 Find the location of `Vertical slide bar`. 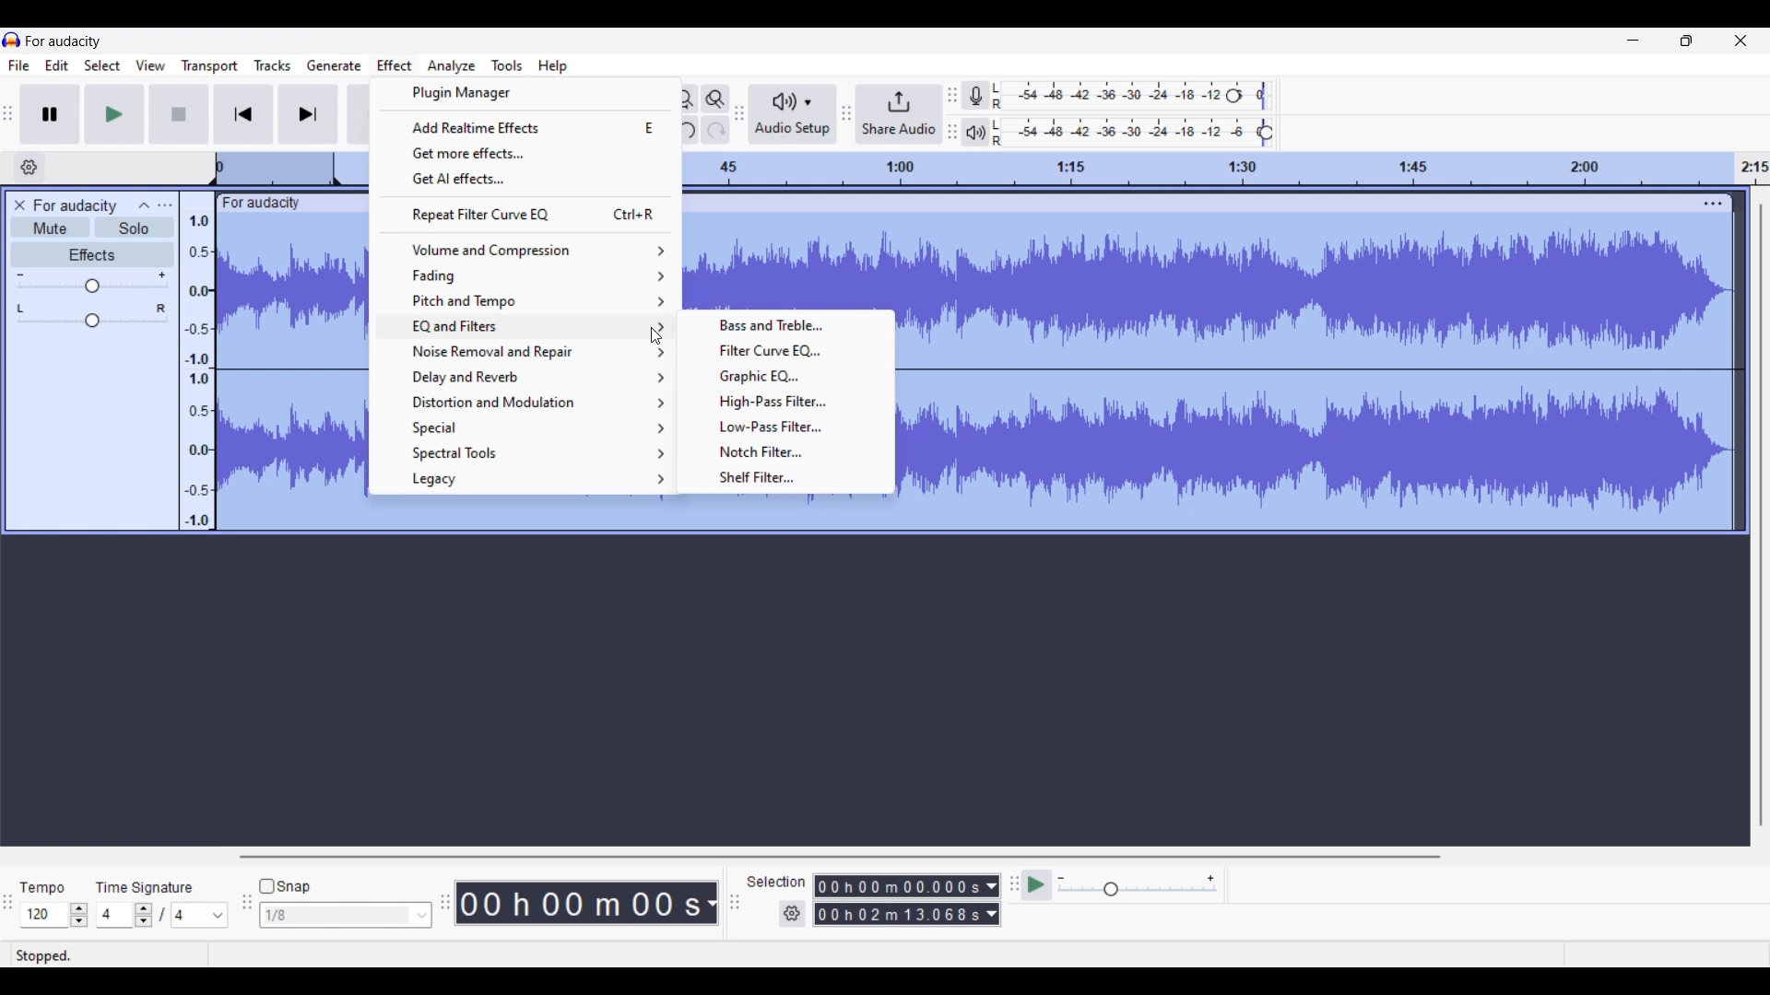

Vertical slide bar is located at coordinates (1761, 514).